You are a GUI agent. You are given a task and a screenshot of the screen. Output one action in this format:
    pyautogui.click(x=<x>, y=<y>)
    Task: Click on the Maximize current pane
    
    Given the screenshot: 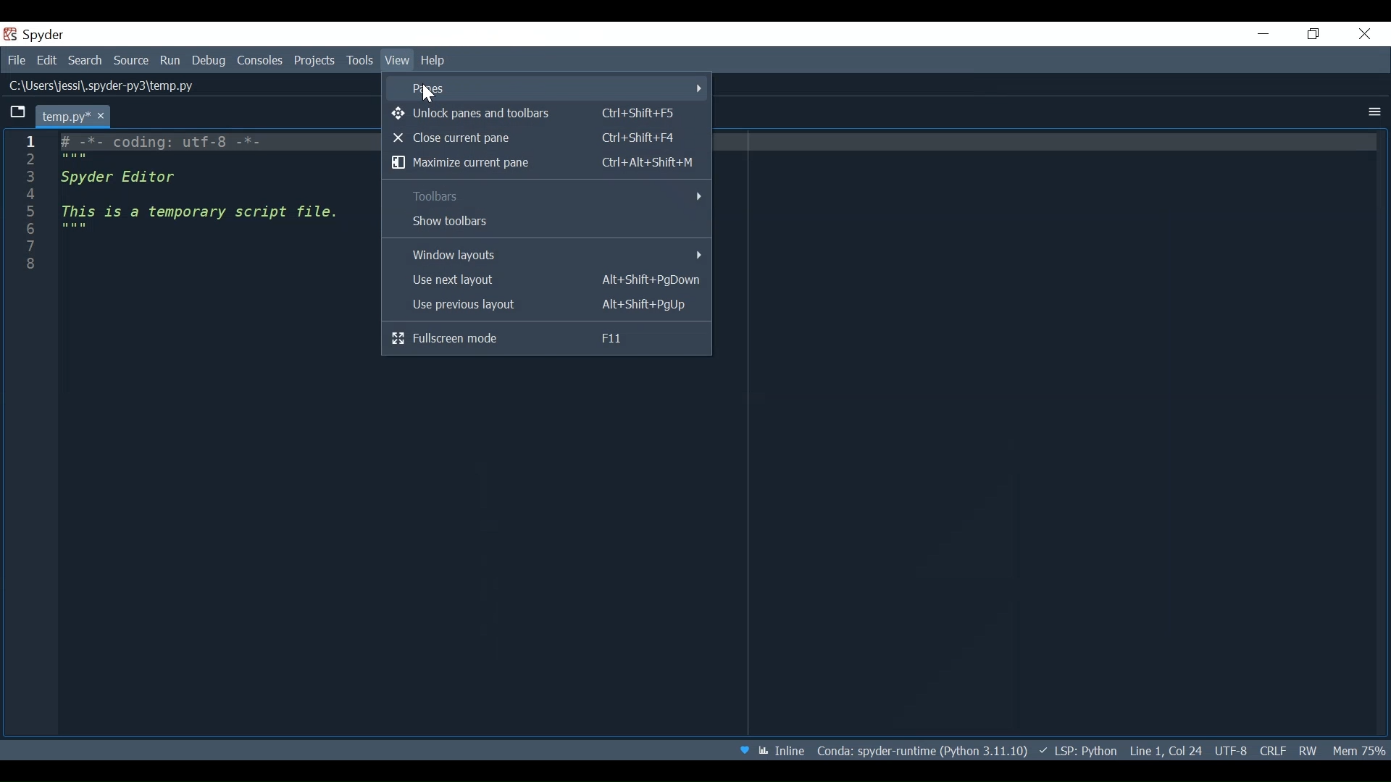 What is the action you would take?
    pyautogui.click(x=544, y=162)
    